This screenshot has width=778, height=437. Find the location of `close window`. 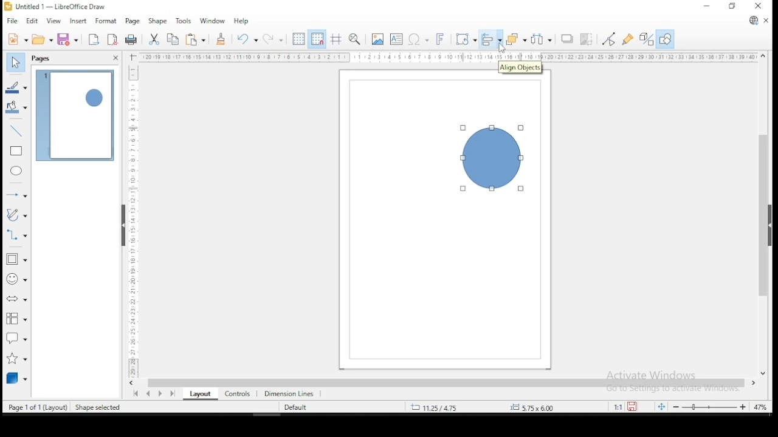

close window is located at coordinates (759, 6).